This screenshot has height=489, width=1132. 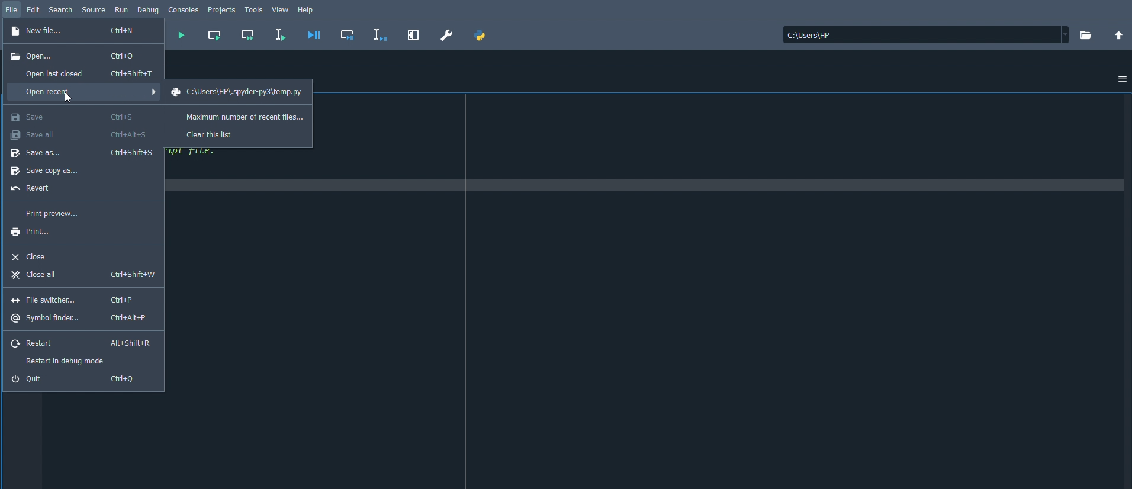 I want to click on Revert, so click(x=33, y=189).